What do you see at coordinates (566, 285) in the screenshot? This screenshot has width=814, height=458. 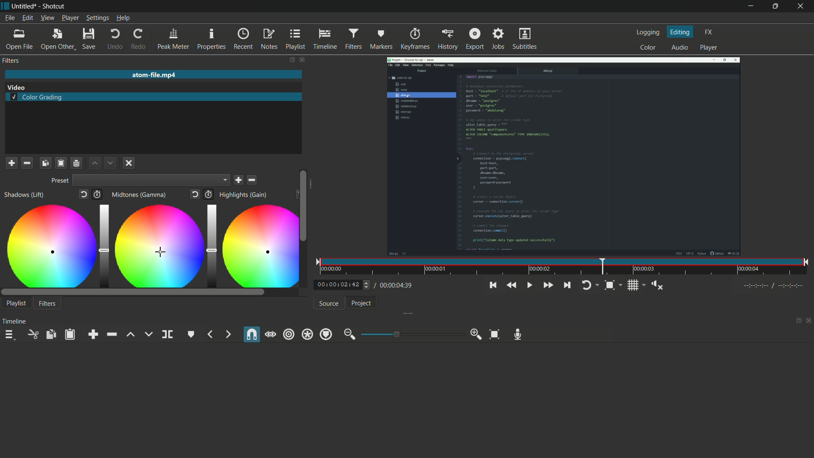 I see `skip to the next point` at bounding box center [566, 285].